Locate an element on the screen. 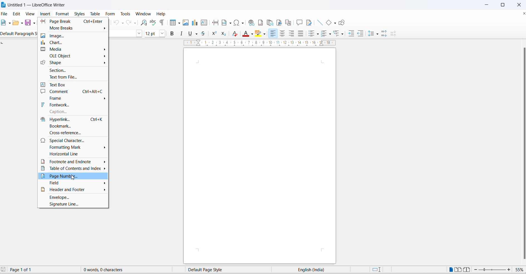  bold is located at coordinates (172, 33).